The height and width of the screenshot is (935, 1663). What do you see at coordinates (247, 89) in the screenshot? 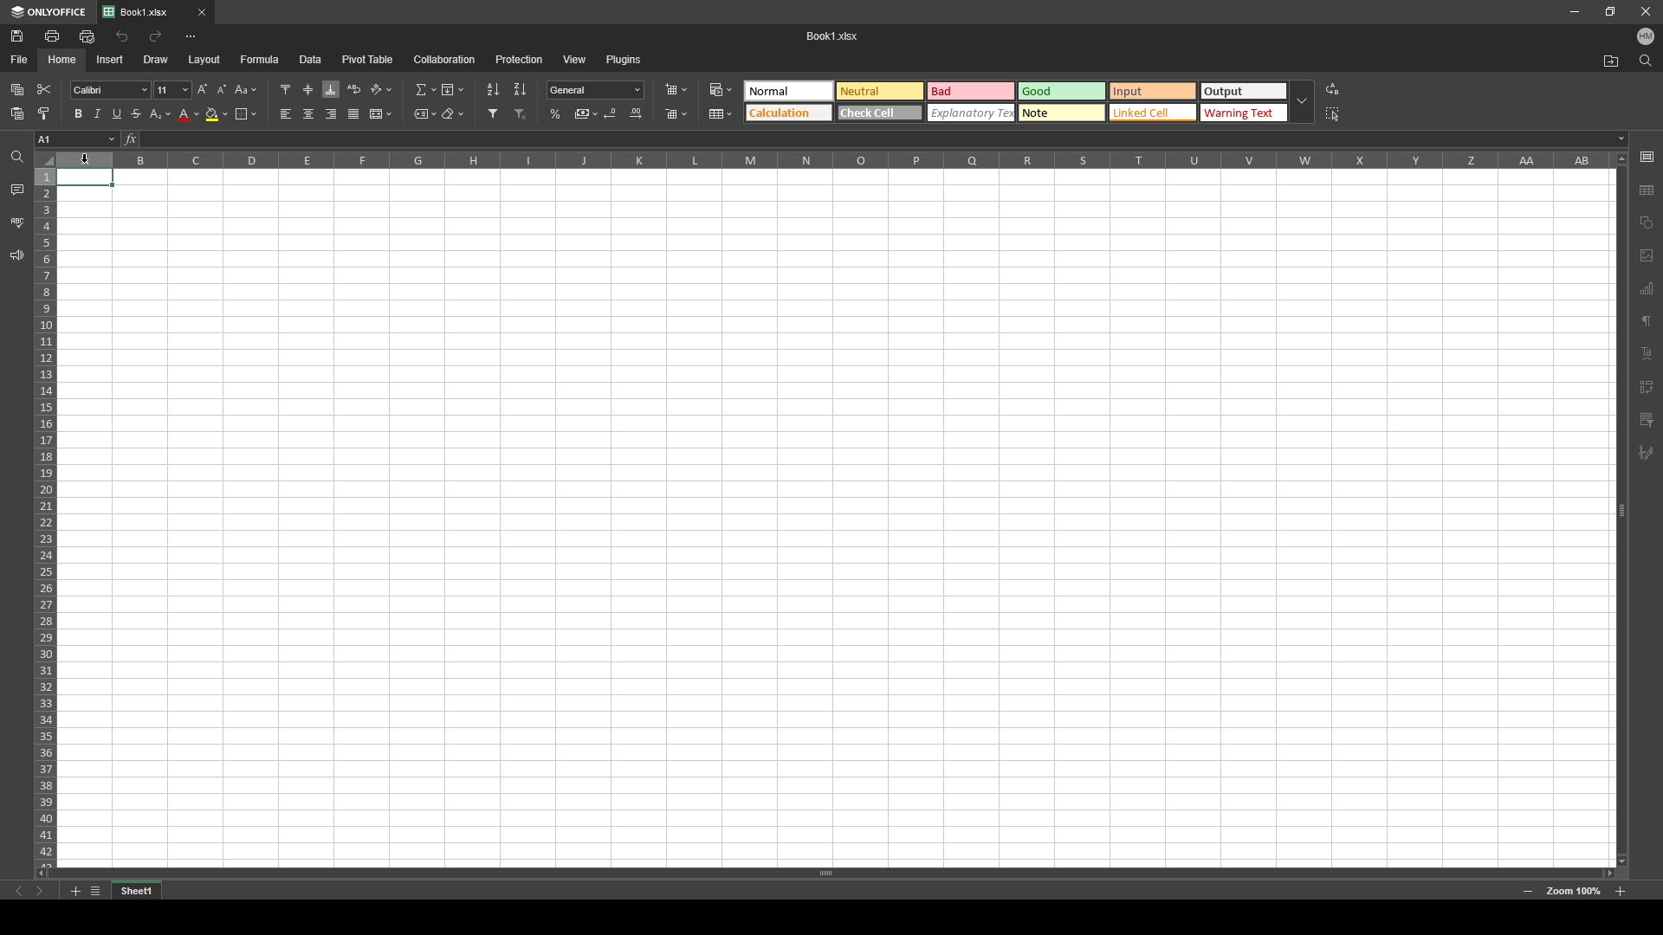
I see `change case` at bounding box center [247, 89].